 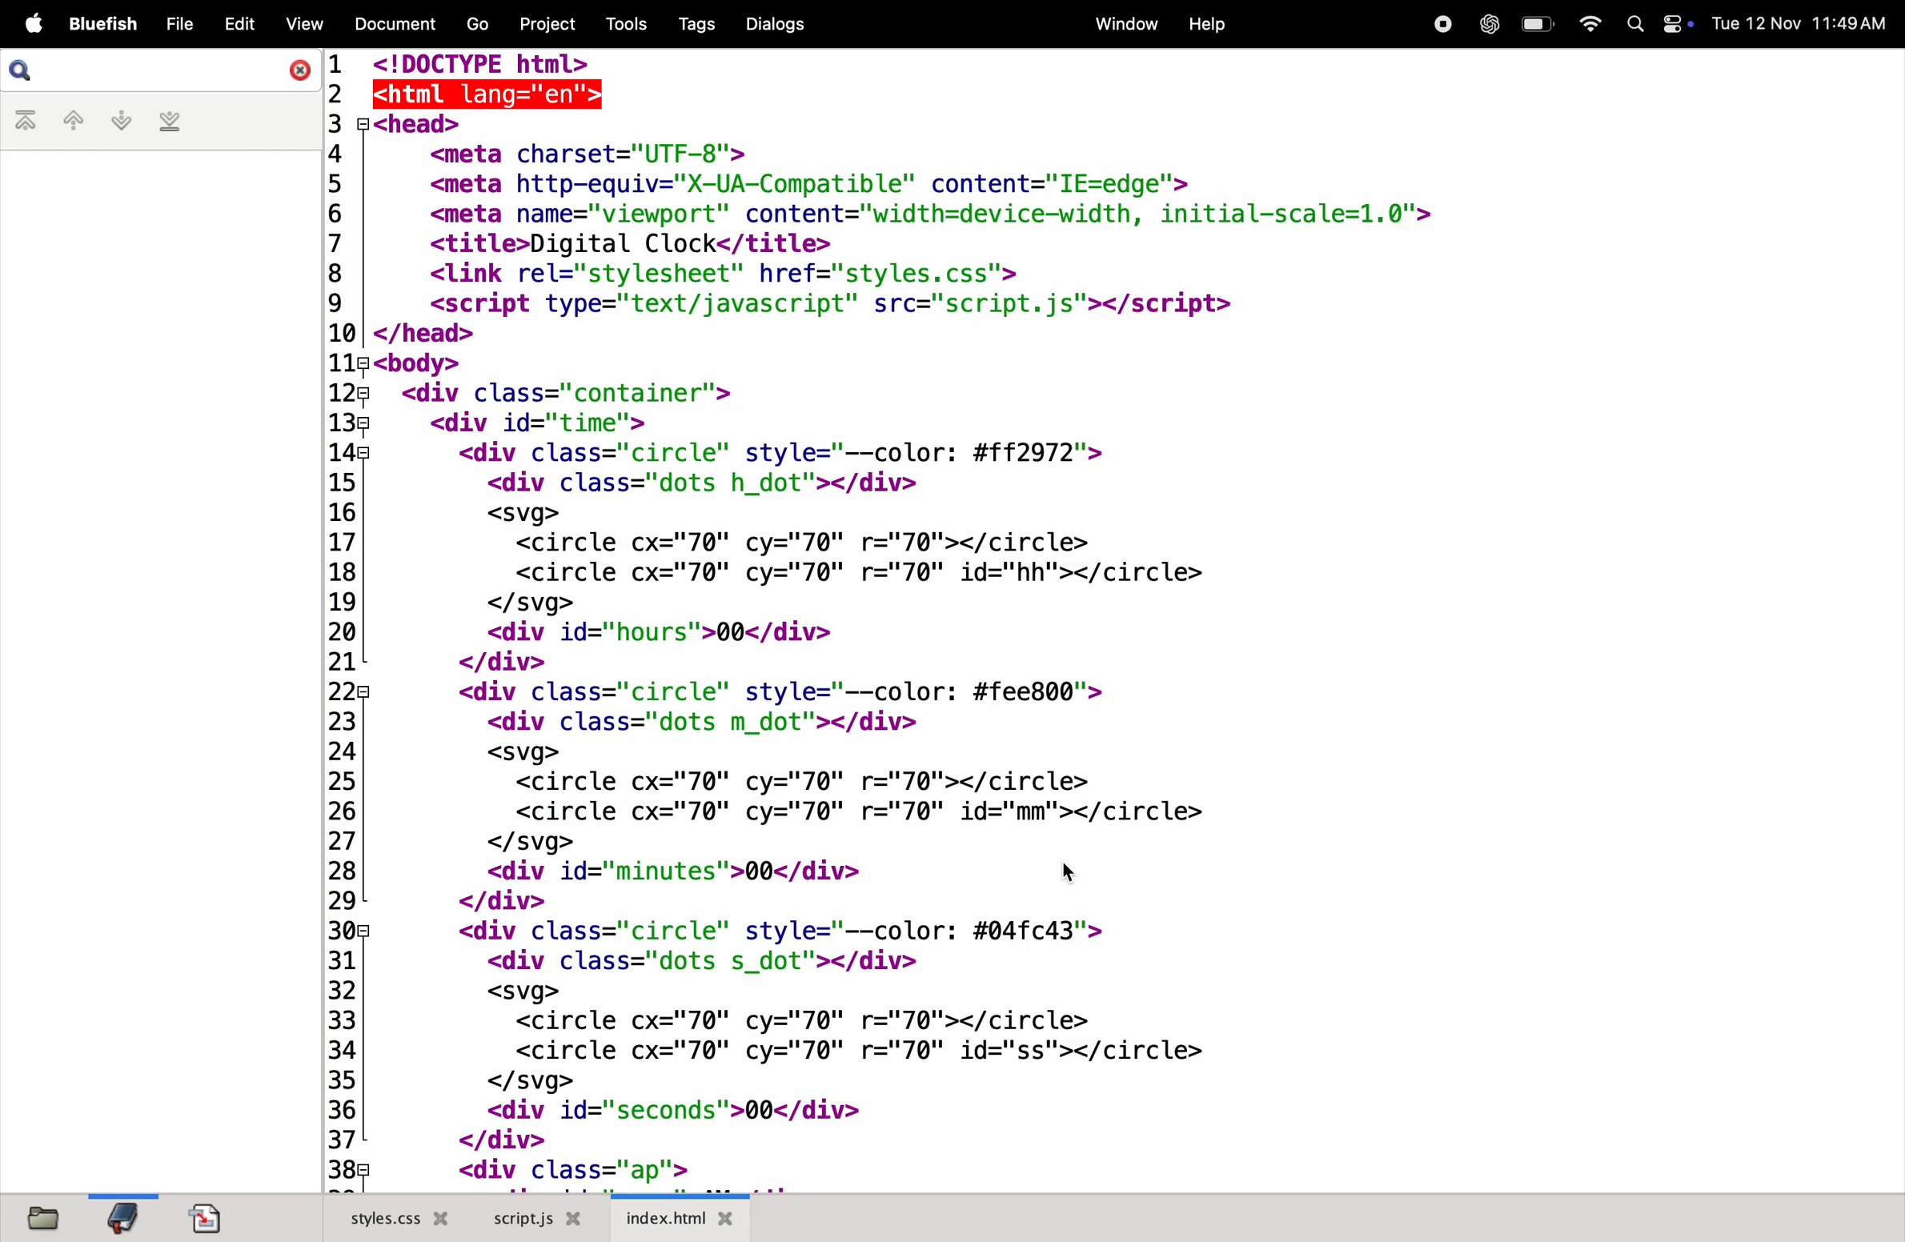 What do you see at coordinates (299, 24) in the screenshot?
I see `view` at bounding box center [299, 24].